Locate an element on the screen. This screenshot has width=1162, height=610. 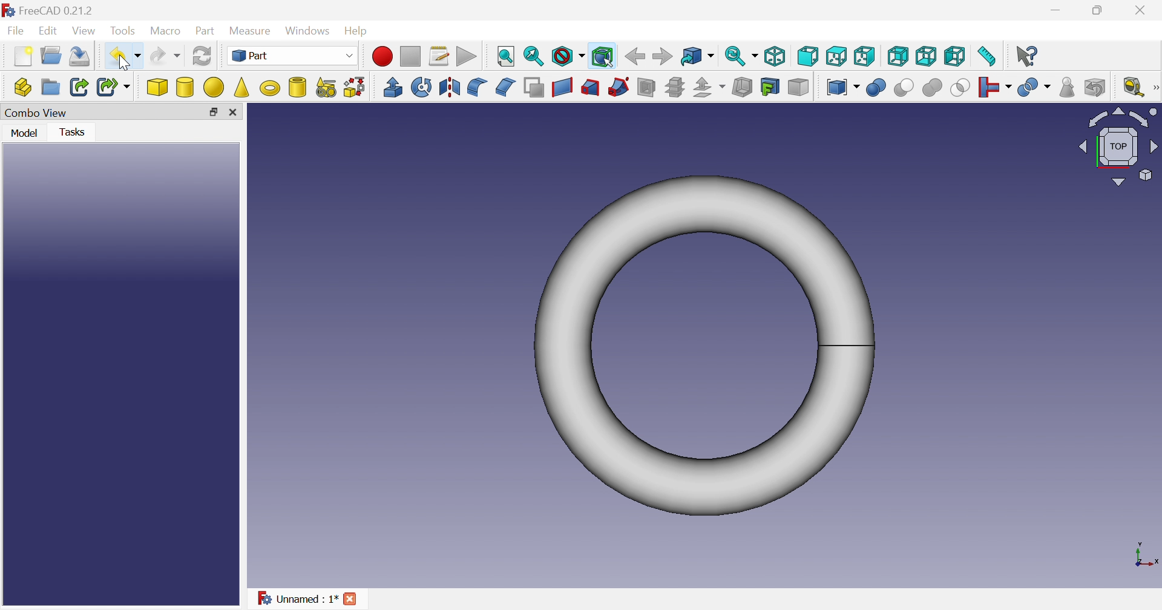
Loft... is located at coordinates (591, 88).